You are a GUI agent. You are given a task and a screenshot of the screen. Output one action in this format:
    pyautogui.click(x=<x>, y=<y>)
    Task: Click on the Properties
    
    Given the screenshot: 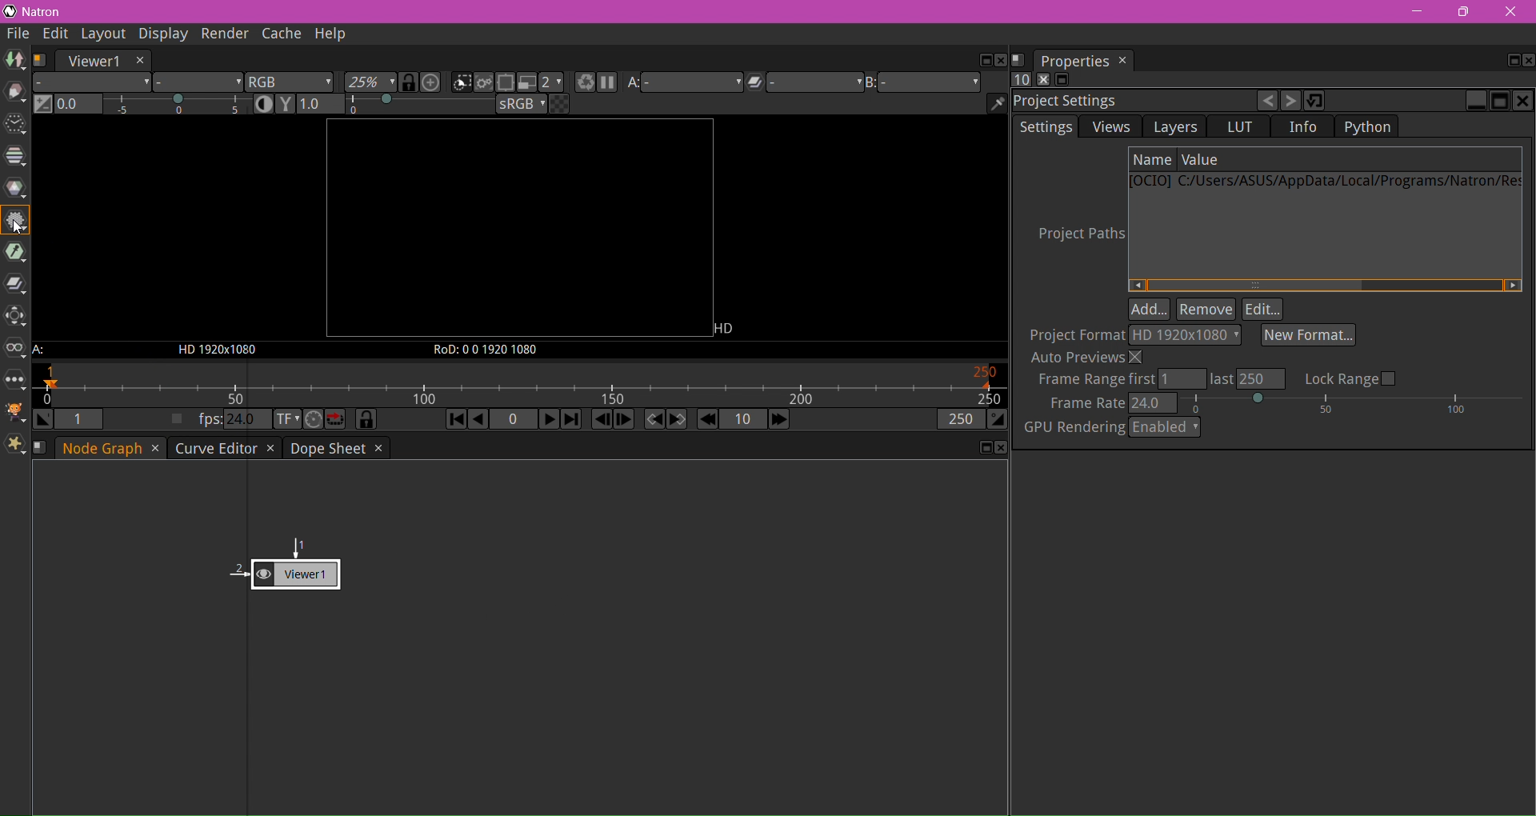 What is the action you would take?
    pyautogui.click(x=1074, y=61)
    